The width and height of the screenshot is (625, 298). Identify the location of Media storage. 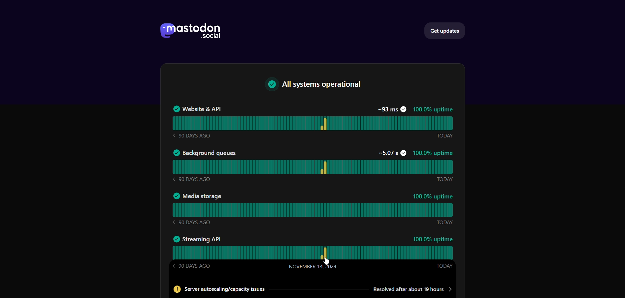
(197, 196).